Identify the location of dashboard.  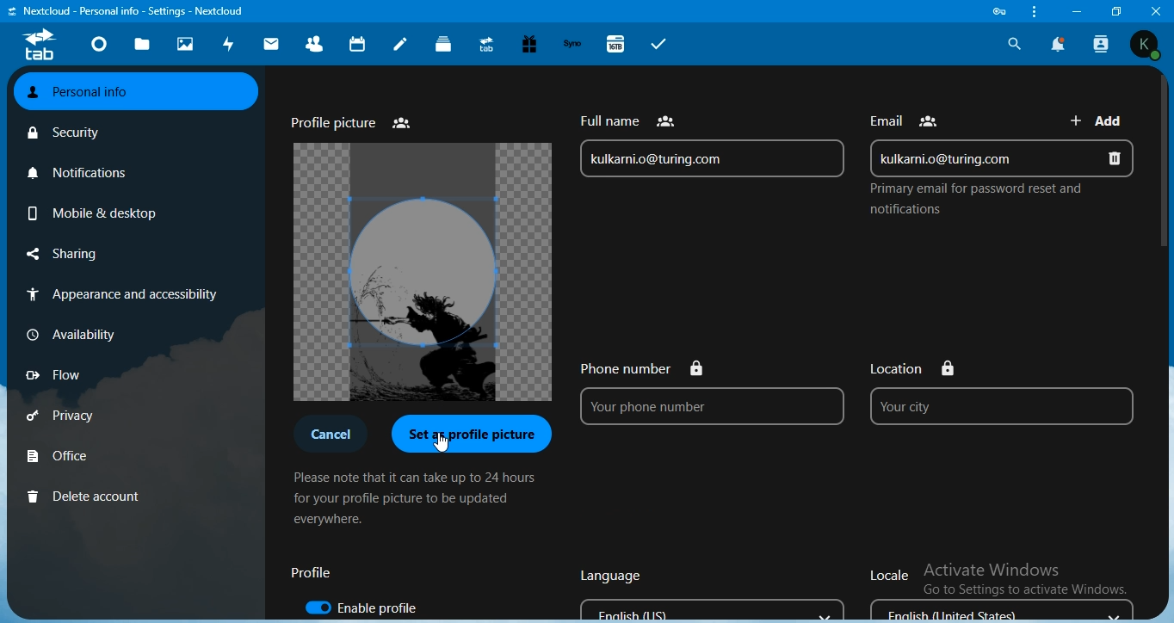
(97, 46).